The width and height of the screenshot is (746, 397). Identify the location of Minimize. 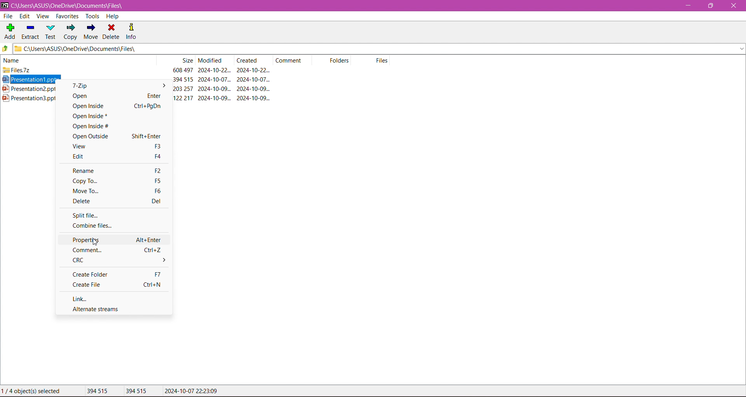
(687, 6).